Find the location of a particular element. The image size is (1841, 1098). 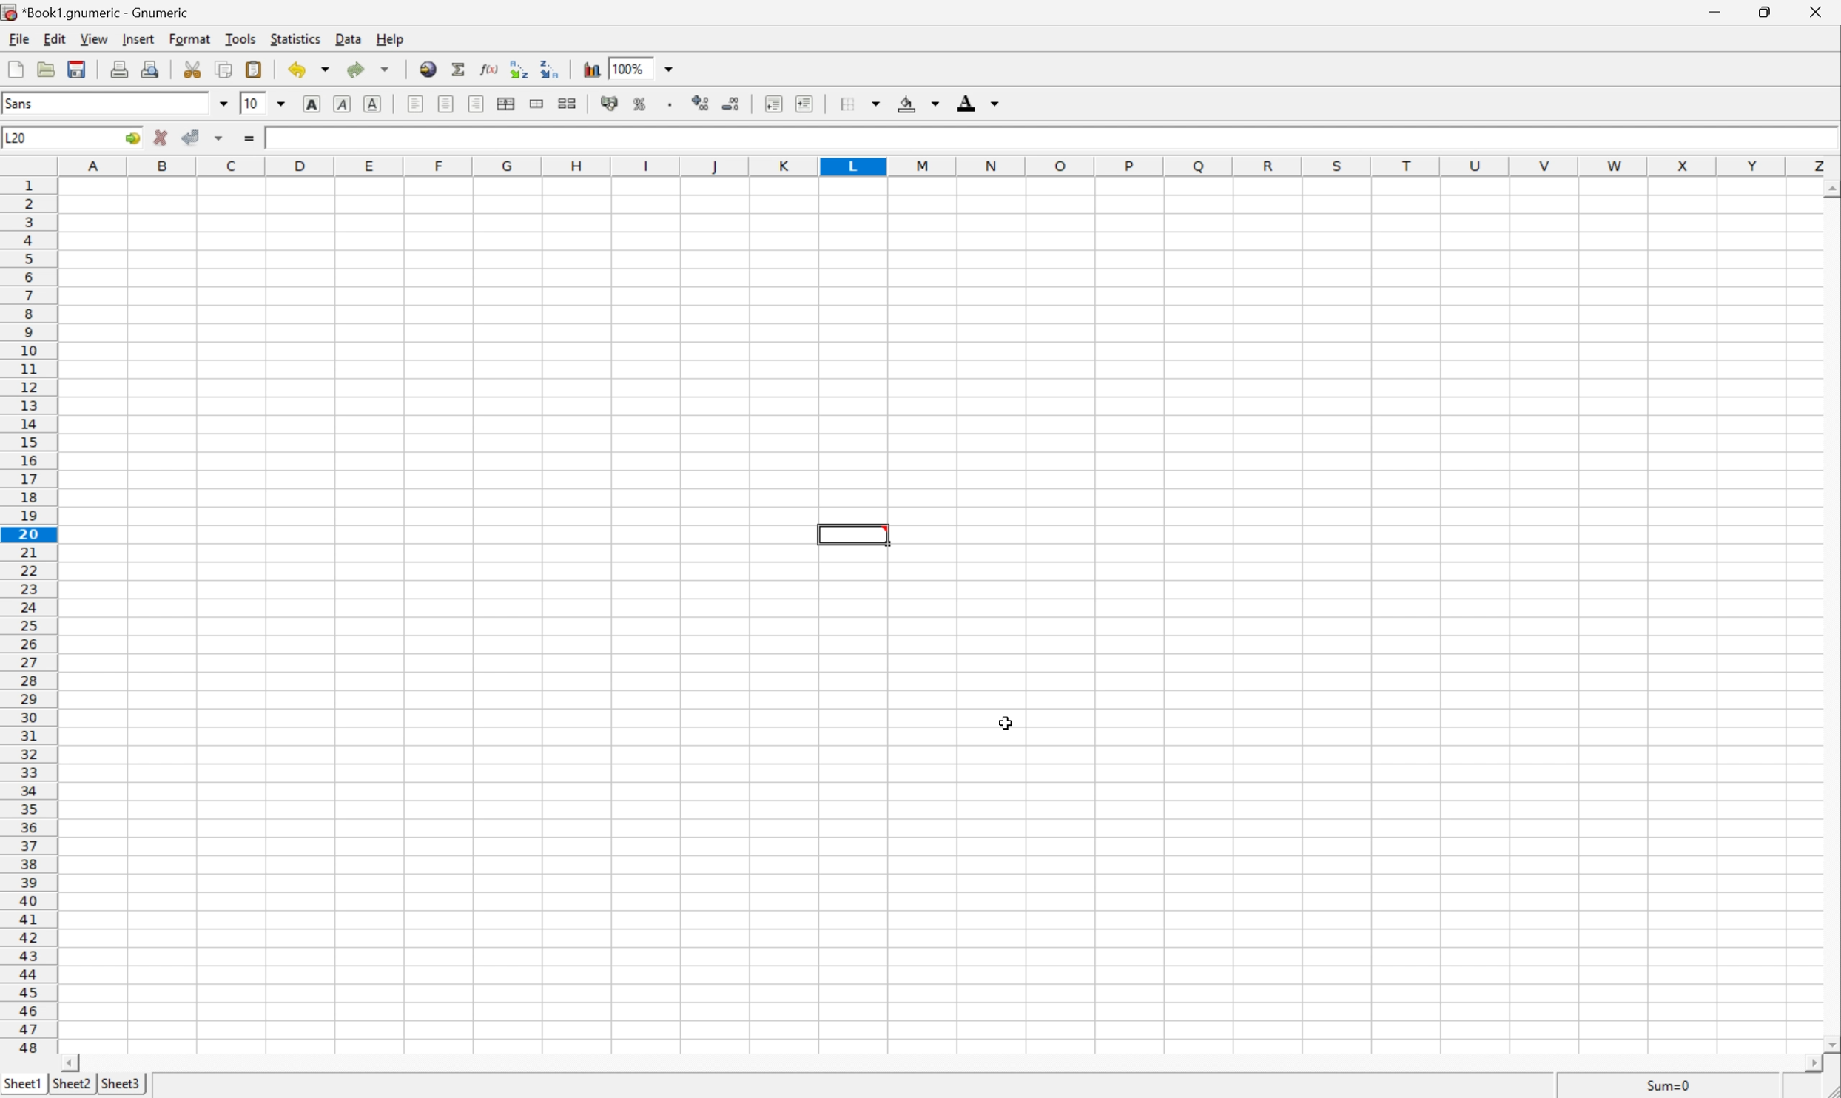

Drop Down is located at coordinates (281, 103).